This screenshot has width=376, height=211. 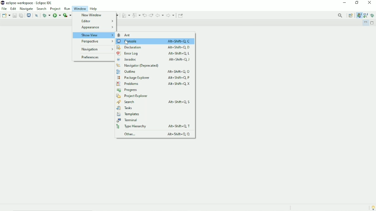 I want to click on Back, so click(x=160, y=15).